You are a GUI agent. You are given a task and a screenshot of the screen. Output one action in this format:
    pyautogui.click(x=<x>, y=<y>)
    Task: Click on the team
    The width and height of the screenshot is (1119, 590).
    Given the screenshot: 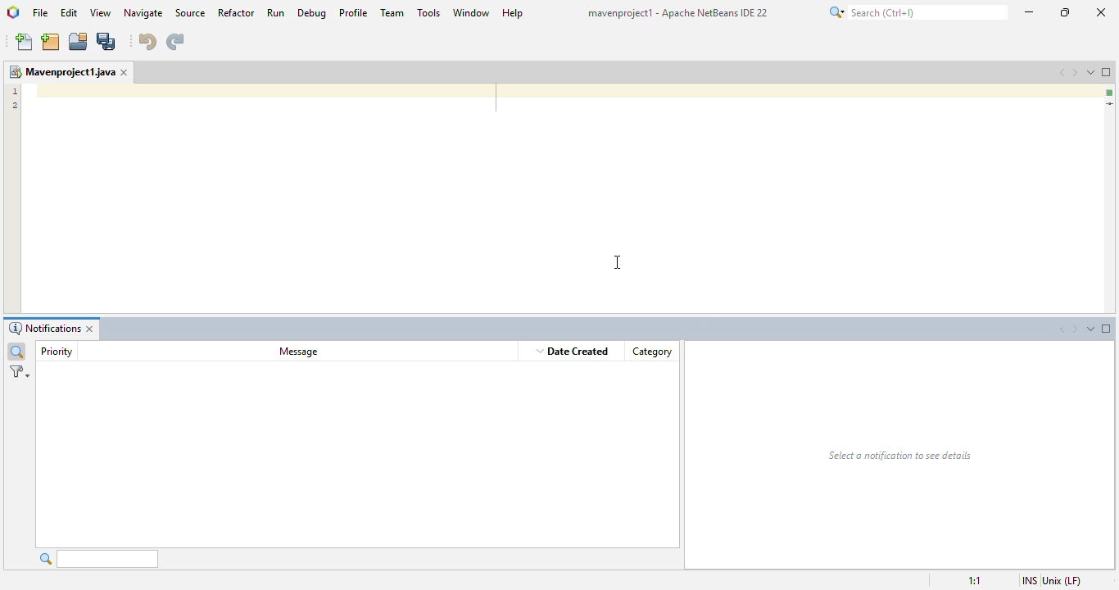 What is the action you would take?
    pyautogui.click(x=392, y=12)
    